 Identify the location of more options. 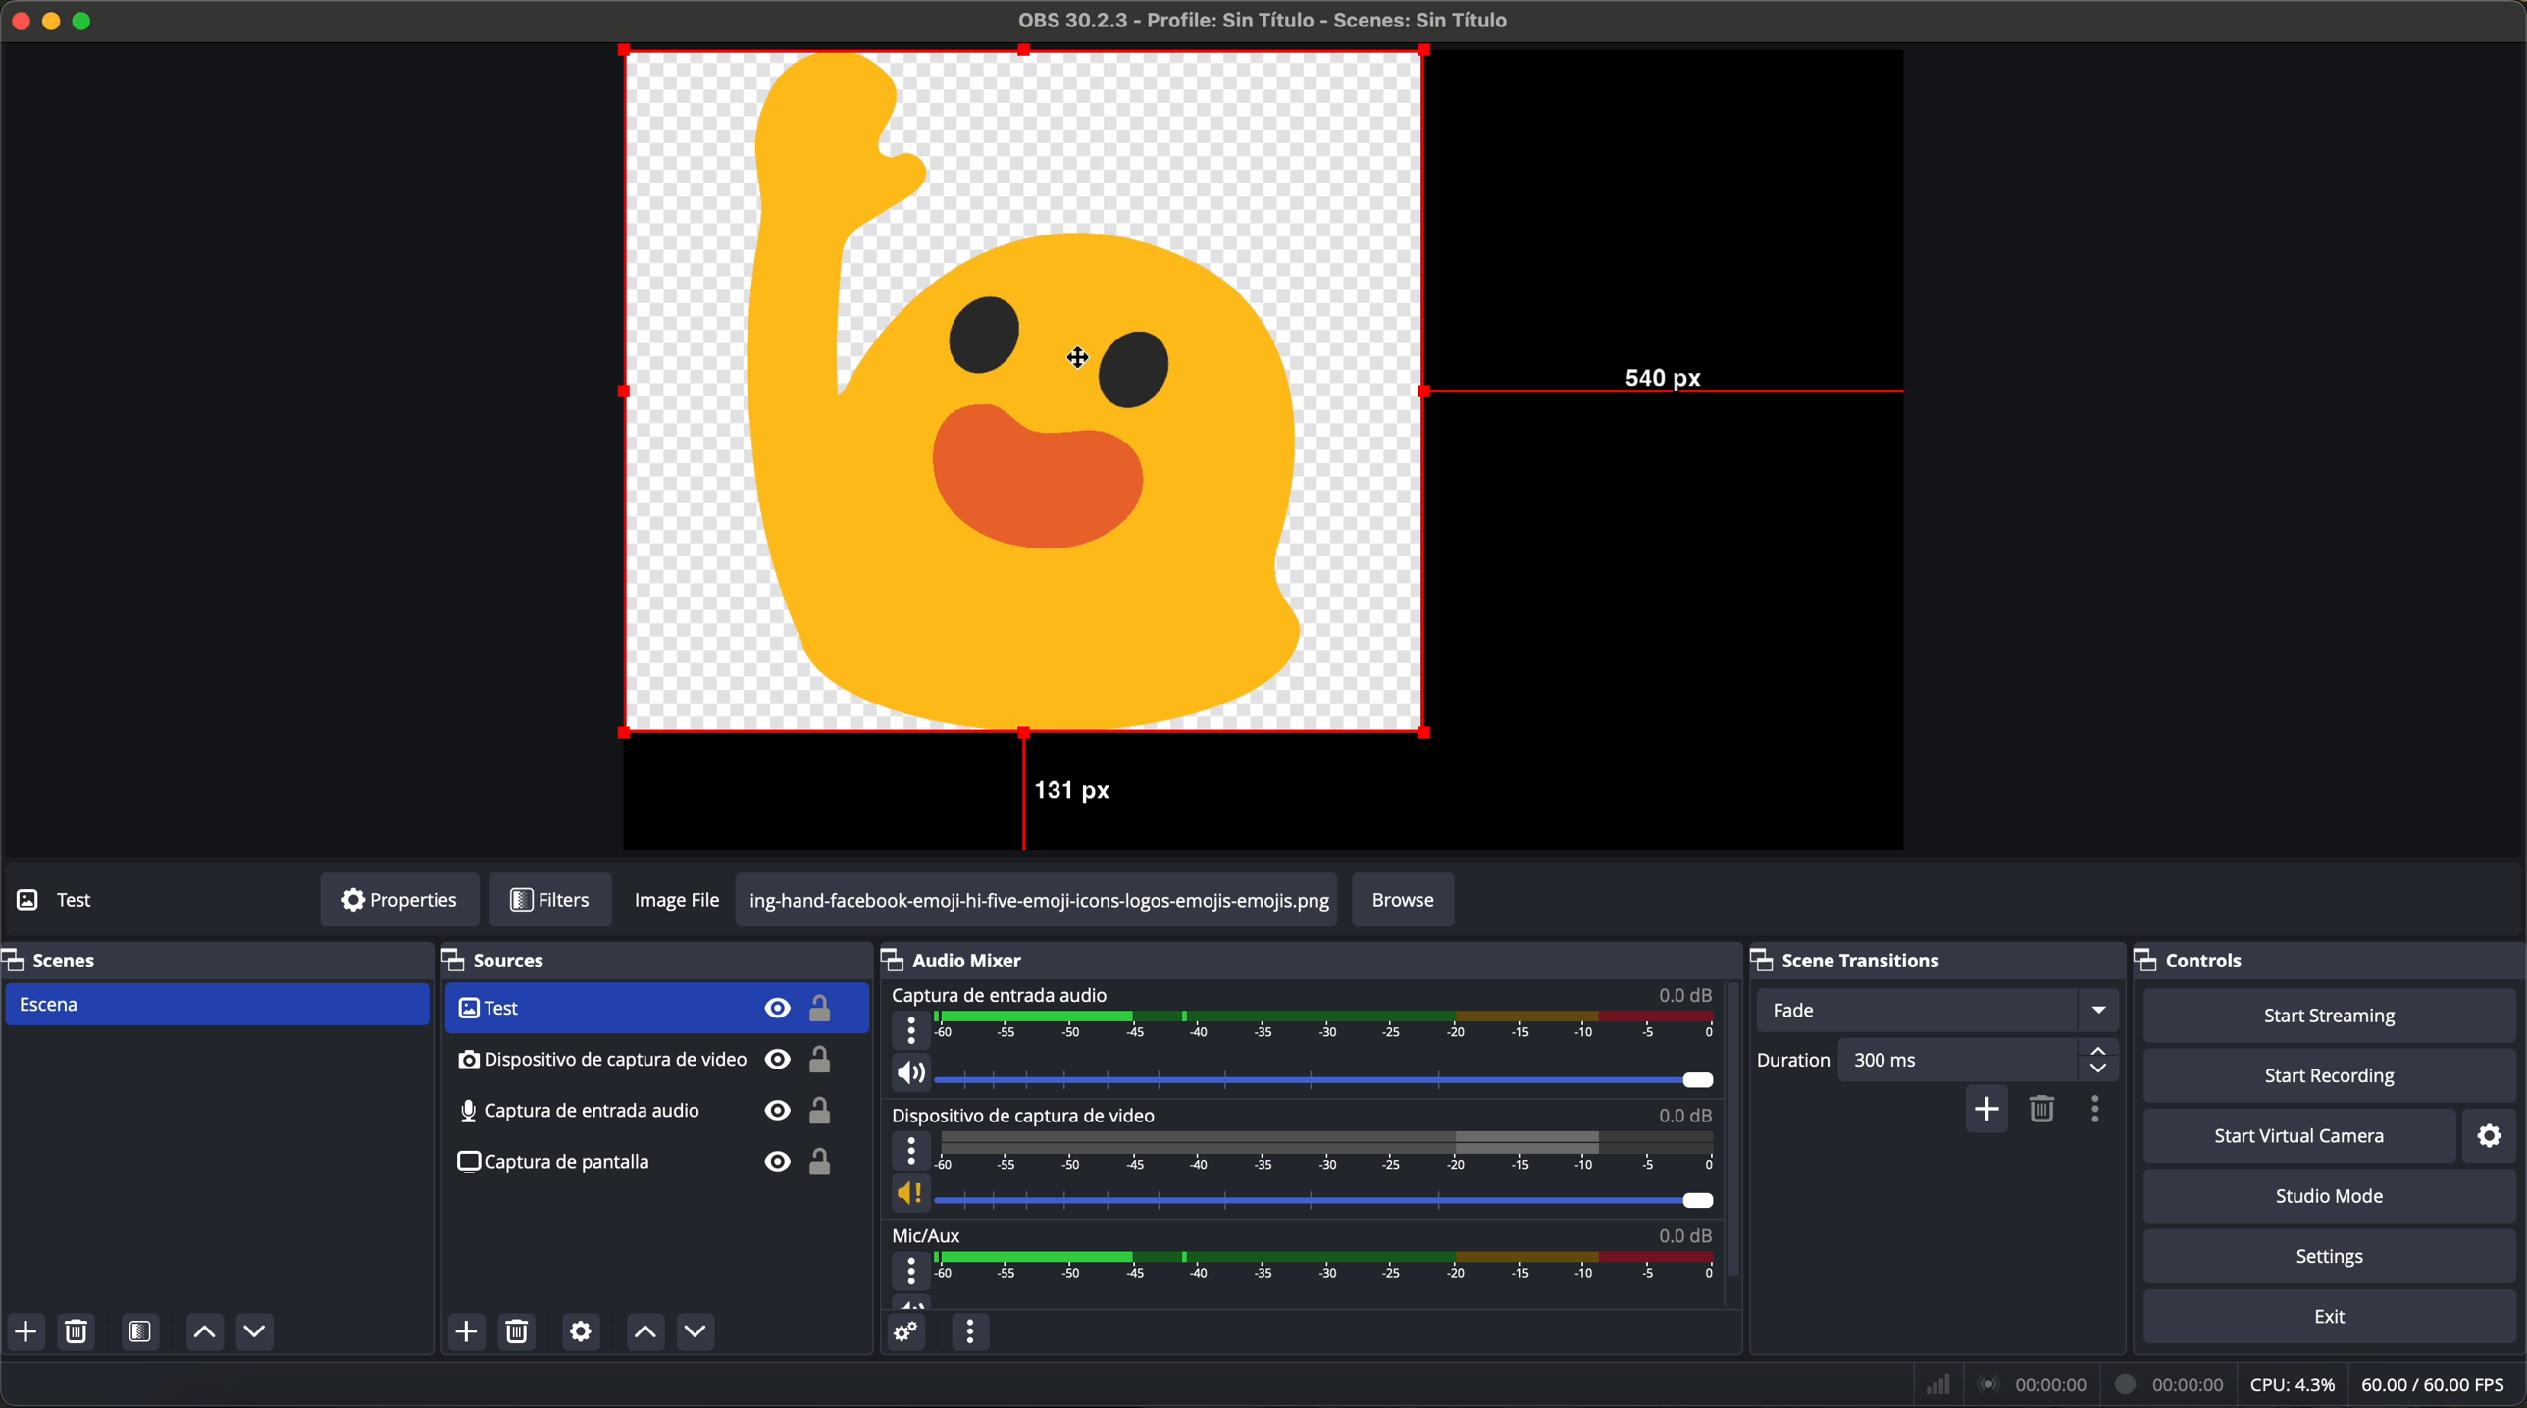
(911, 1030).